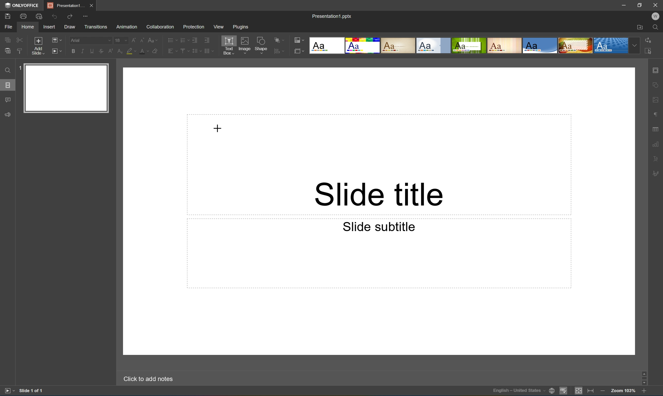 This screenshot has height=396, width=663. I want to click on Restore Down, so click(641, 4).